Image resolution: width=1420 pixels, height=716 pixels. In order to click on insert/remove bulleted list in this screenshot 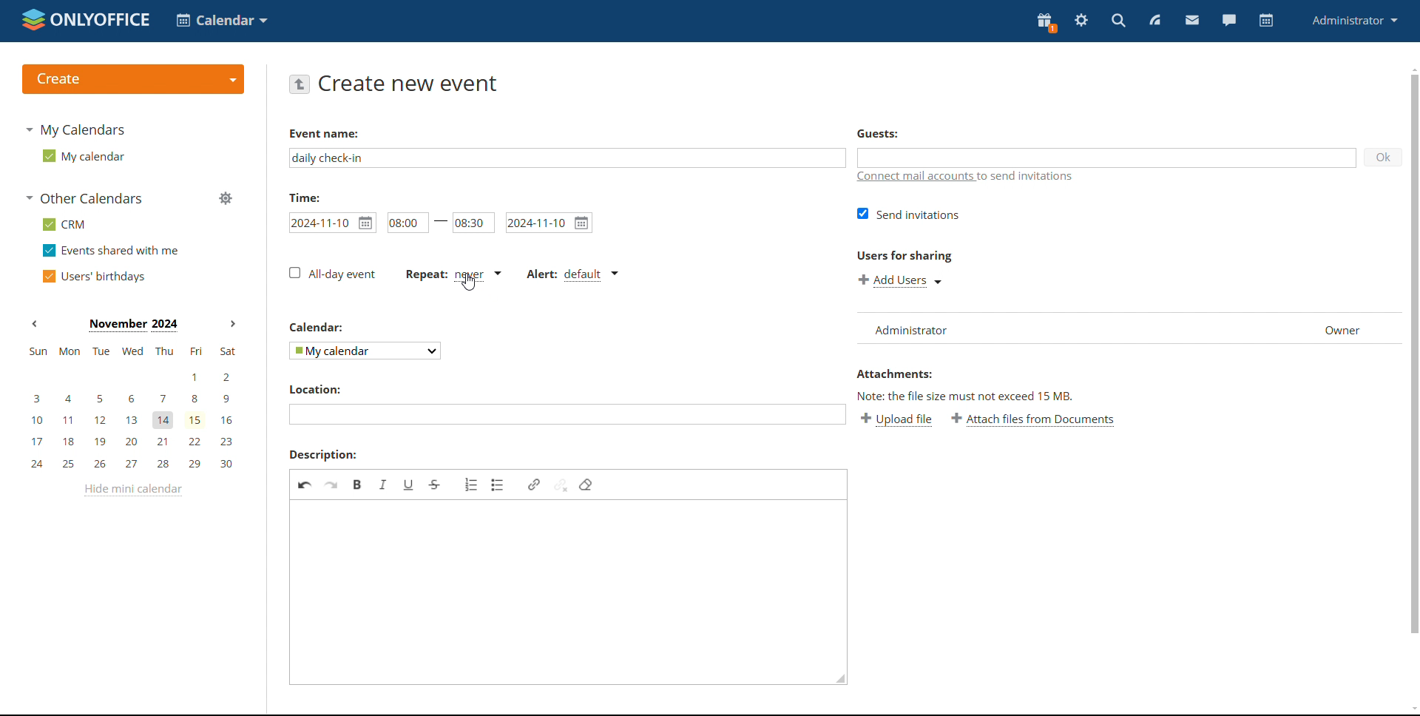, I will do `click(498, 485)`.